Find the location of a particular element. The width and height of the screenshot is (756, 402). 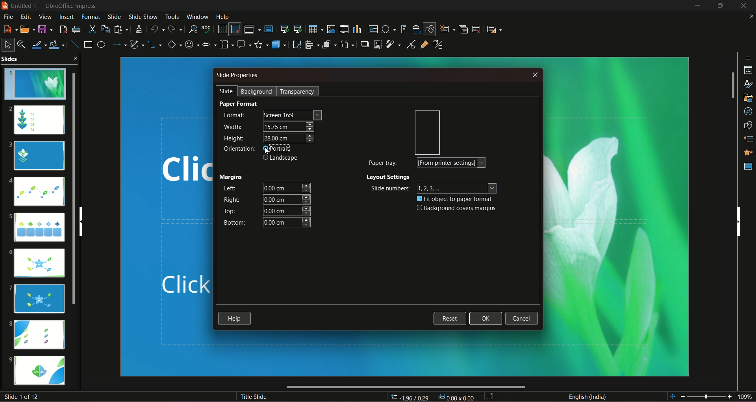

stars and banners is located at coordinates (261, 44).